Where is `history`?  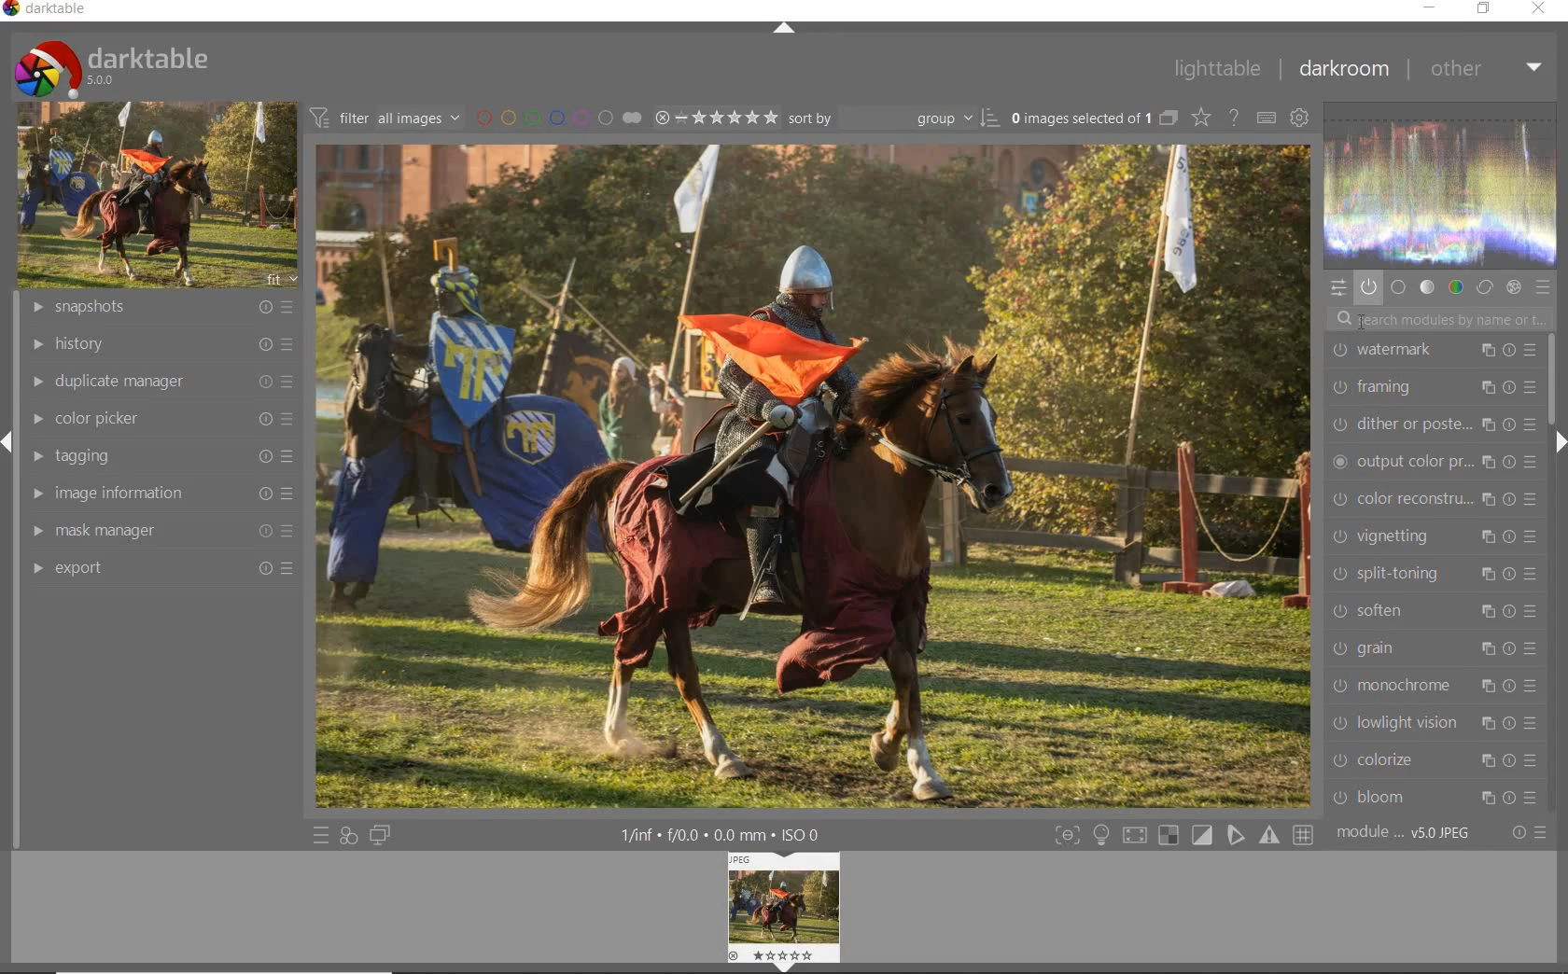 history is located at coordinates (161, 343).